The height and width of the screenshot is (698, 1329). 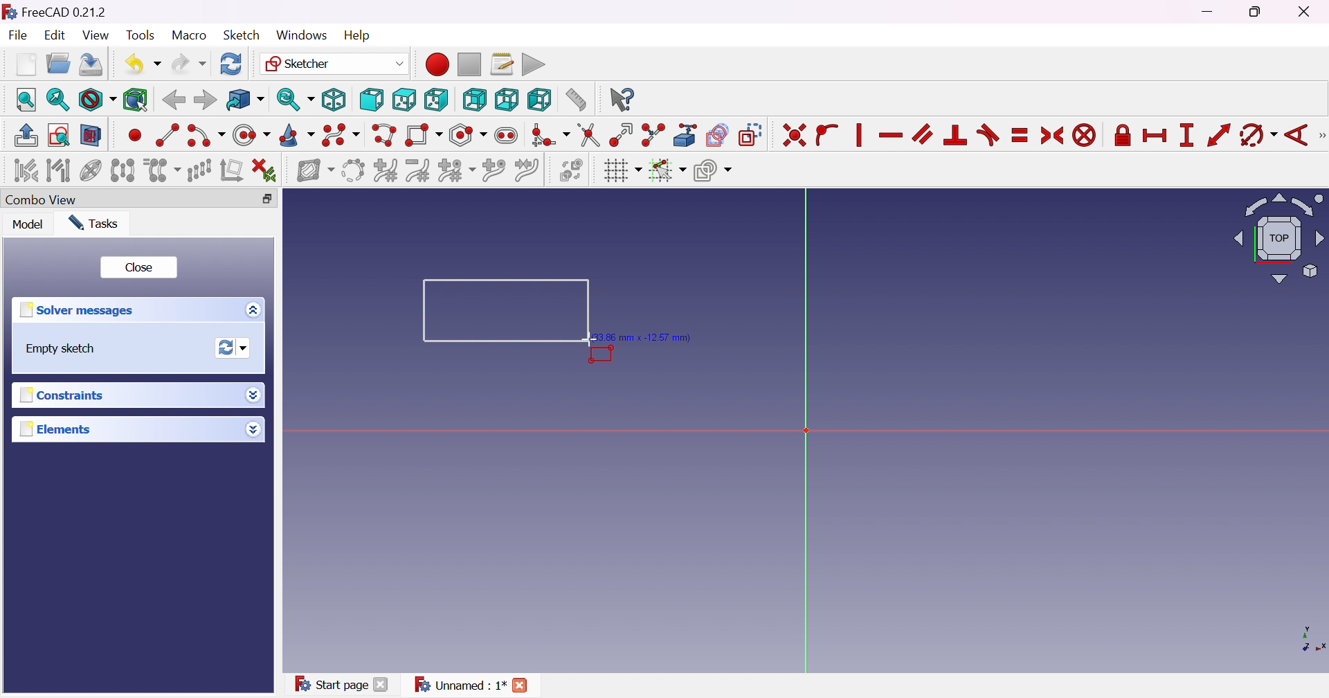 What do you see at coordinates (297, 135) in the screenshot?
I see `Create conic` at bounding box center [297, 135].